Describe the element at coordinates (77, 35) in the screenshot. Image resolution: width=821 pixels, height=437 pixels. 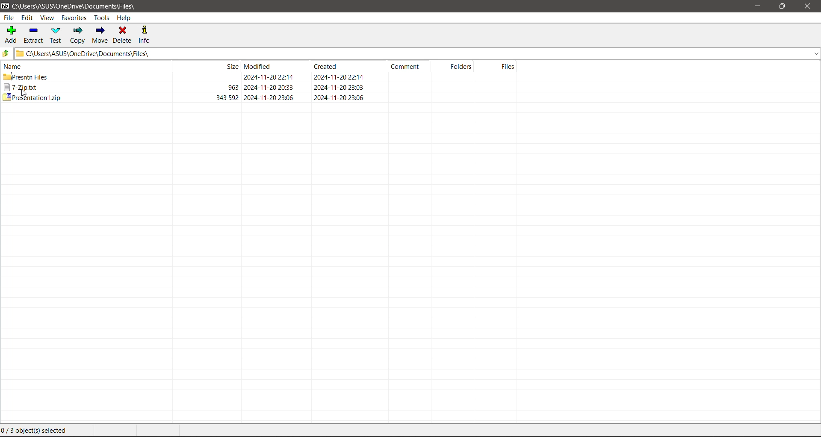
I see `Copy` at that location.